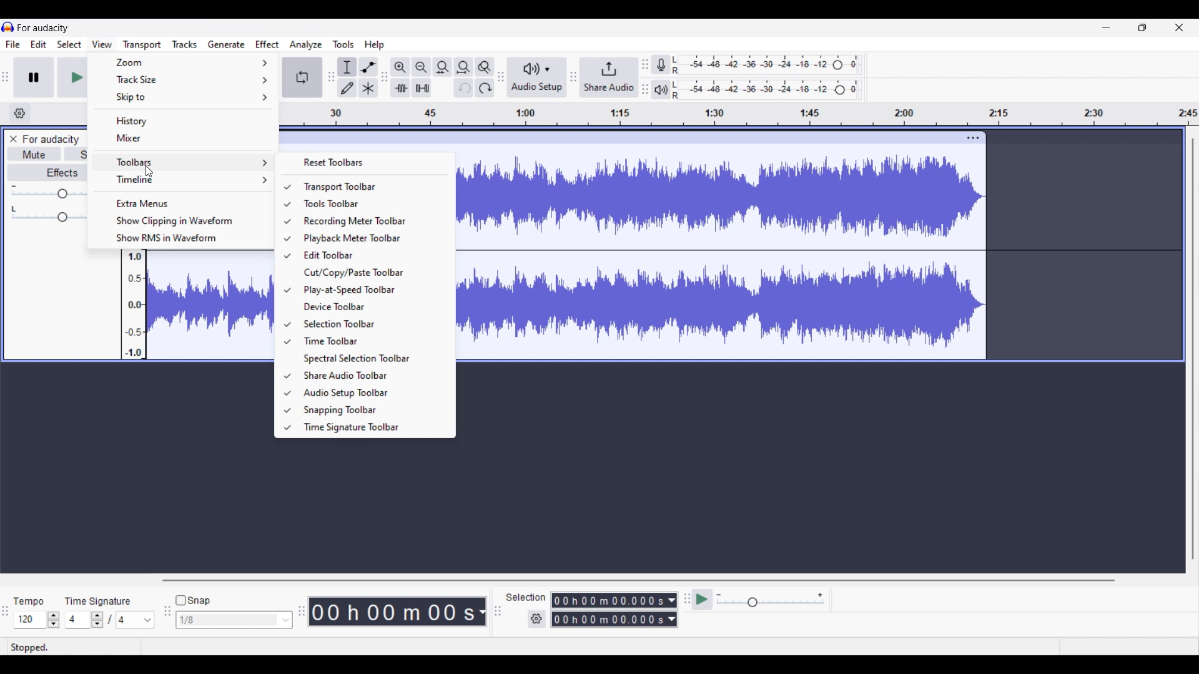 The width and height of the screenshot is (1199, 674). I want to click on Show clipping in waveform, so click(182, 220).